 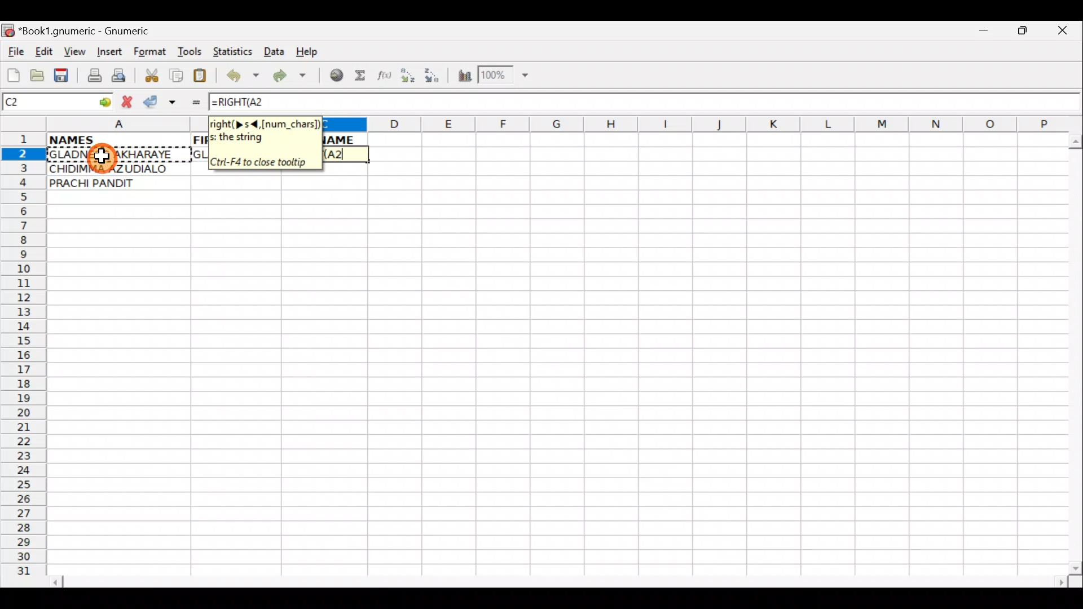 I want to click on Cells, so click(x=556, y=391).